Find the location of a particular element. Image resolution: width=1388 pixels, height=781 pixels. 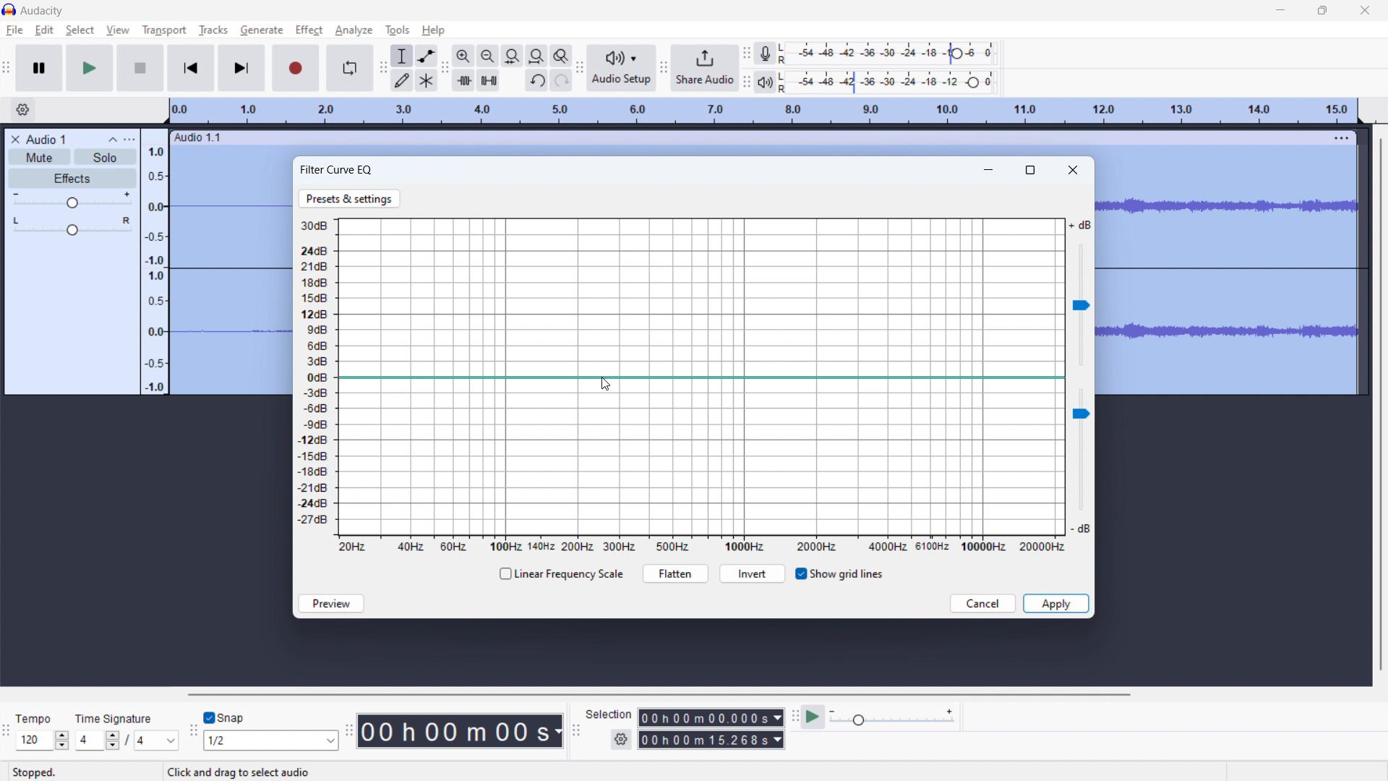

silence audio selection is located at coordinates (489, 80).